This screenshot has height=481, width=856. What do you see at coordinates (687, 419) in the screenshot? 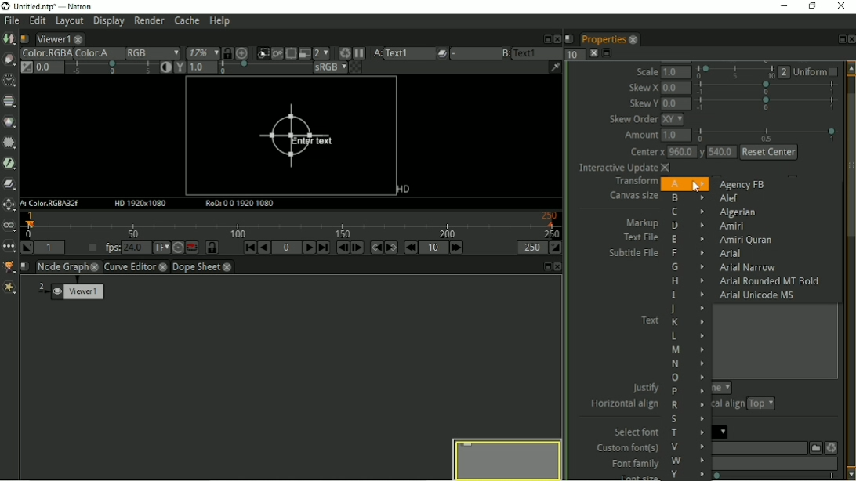
I see `S` at bounding box center [687, 419].